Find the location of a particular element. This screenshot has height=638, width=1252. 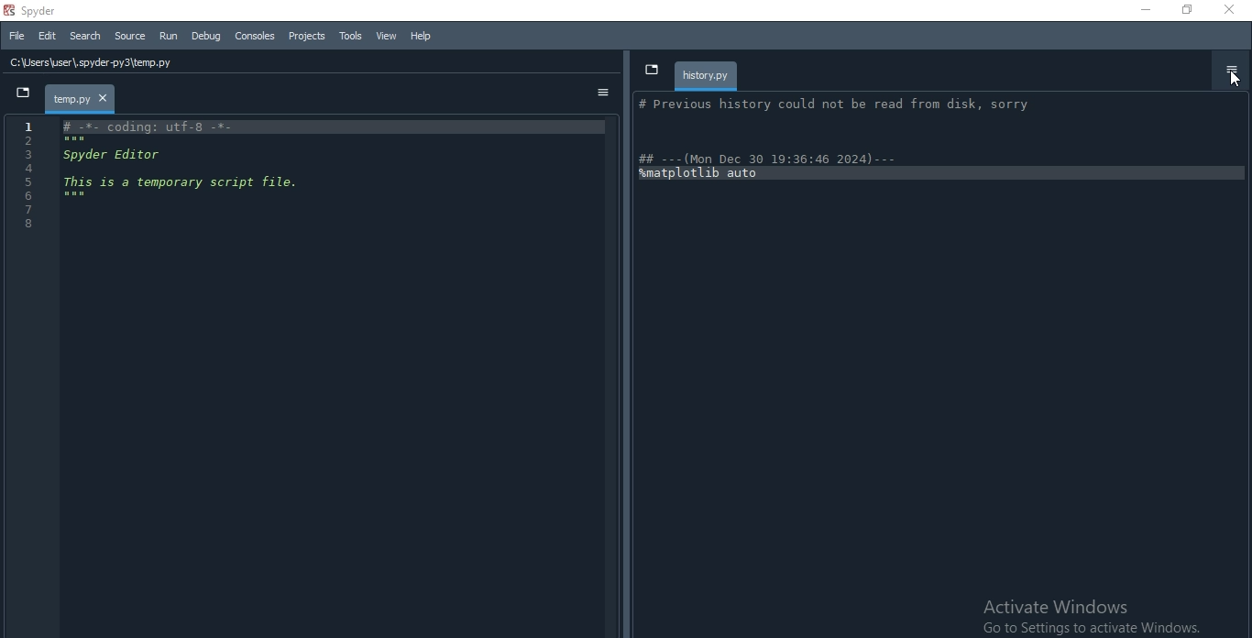

history.py is located at coordinates (707, 73).